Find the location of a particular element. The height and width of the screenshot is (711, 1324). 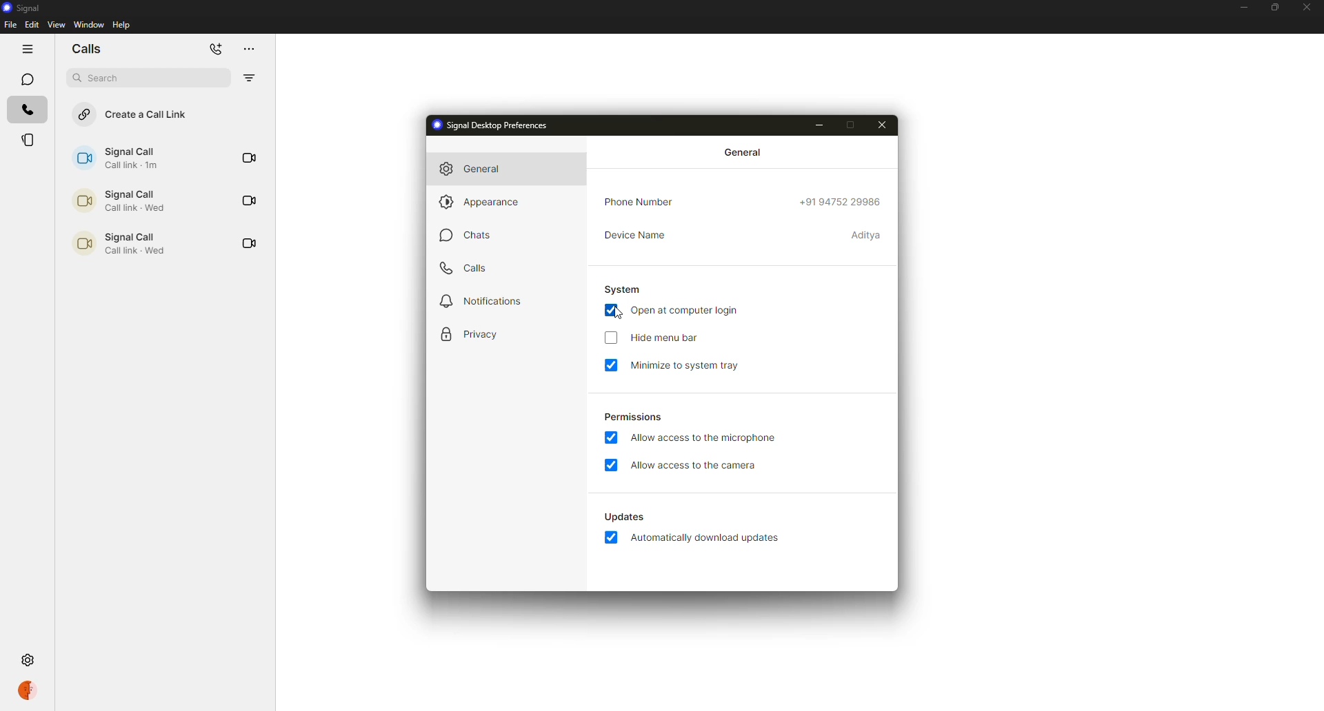

calls is located at coordinates (464, 267).